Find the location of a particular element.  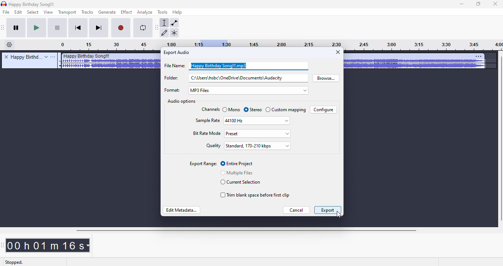

tools is located at coordinates (162, 12).